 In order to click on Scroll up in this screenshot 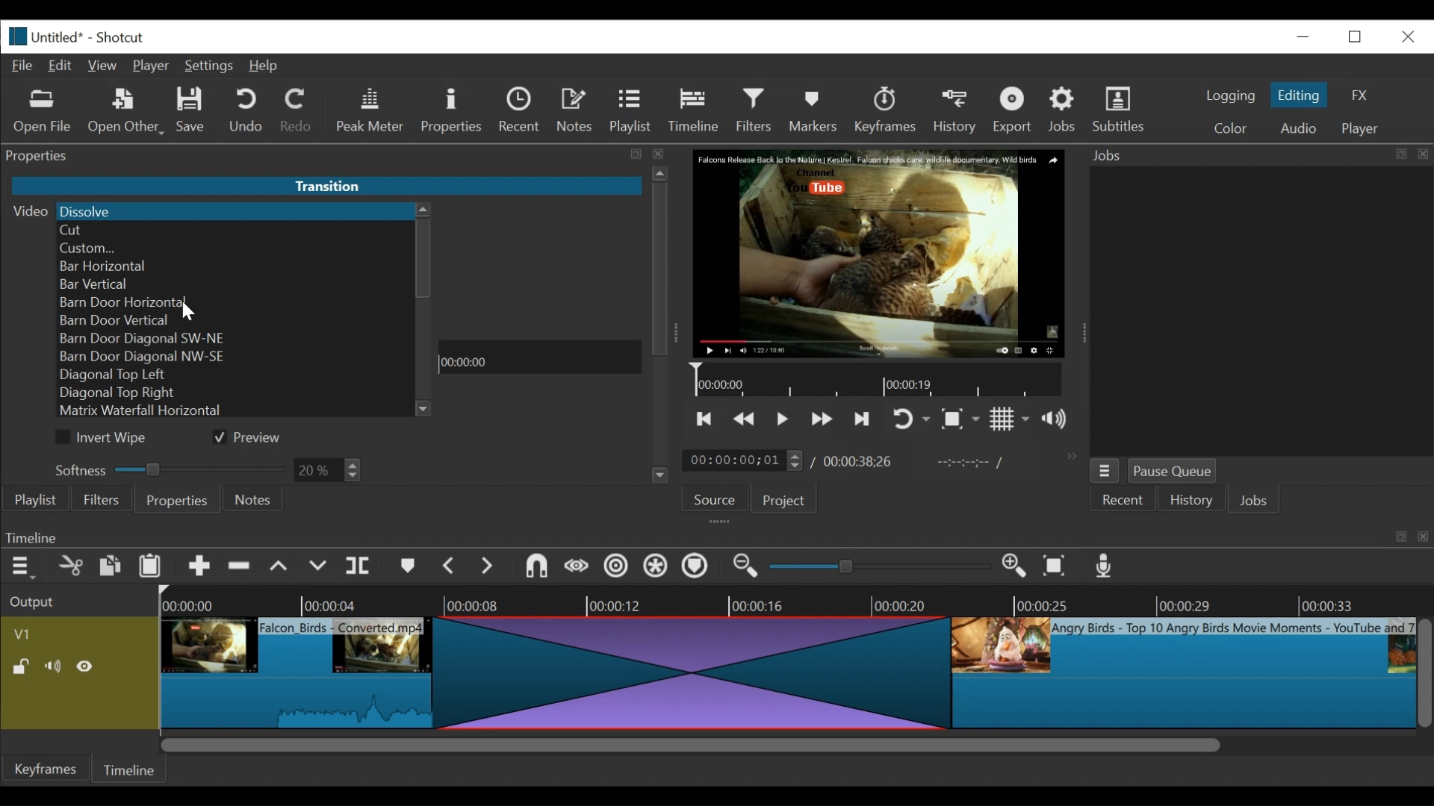, I will do `click(423, 210)`.